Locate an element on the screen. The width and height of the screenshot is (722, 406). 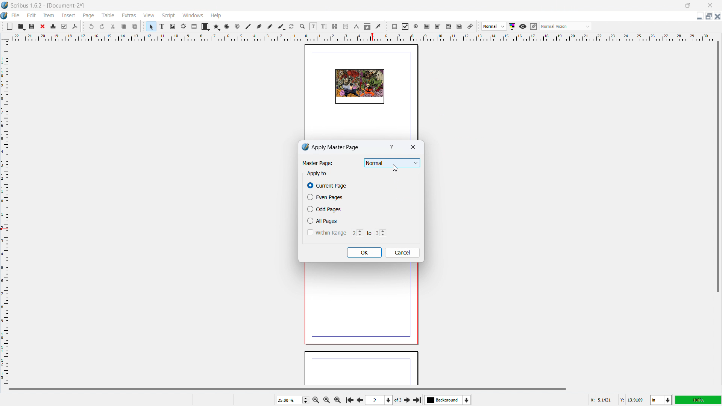
maximize window is located at coordinates (687, 5).